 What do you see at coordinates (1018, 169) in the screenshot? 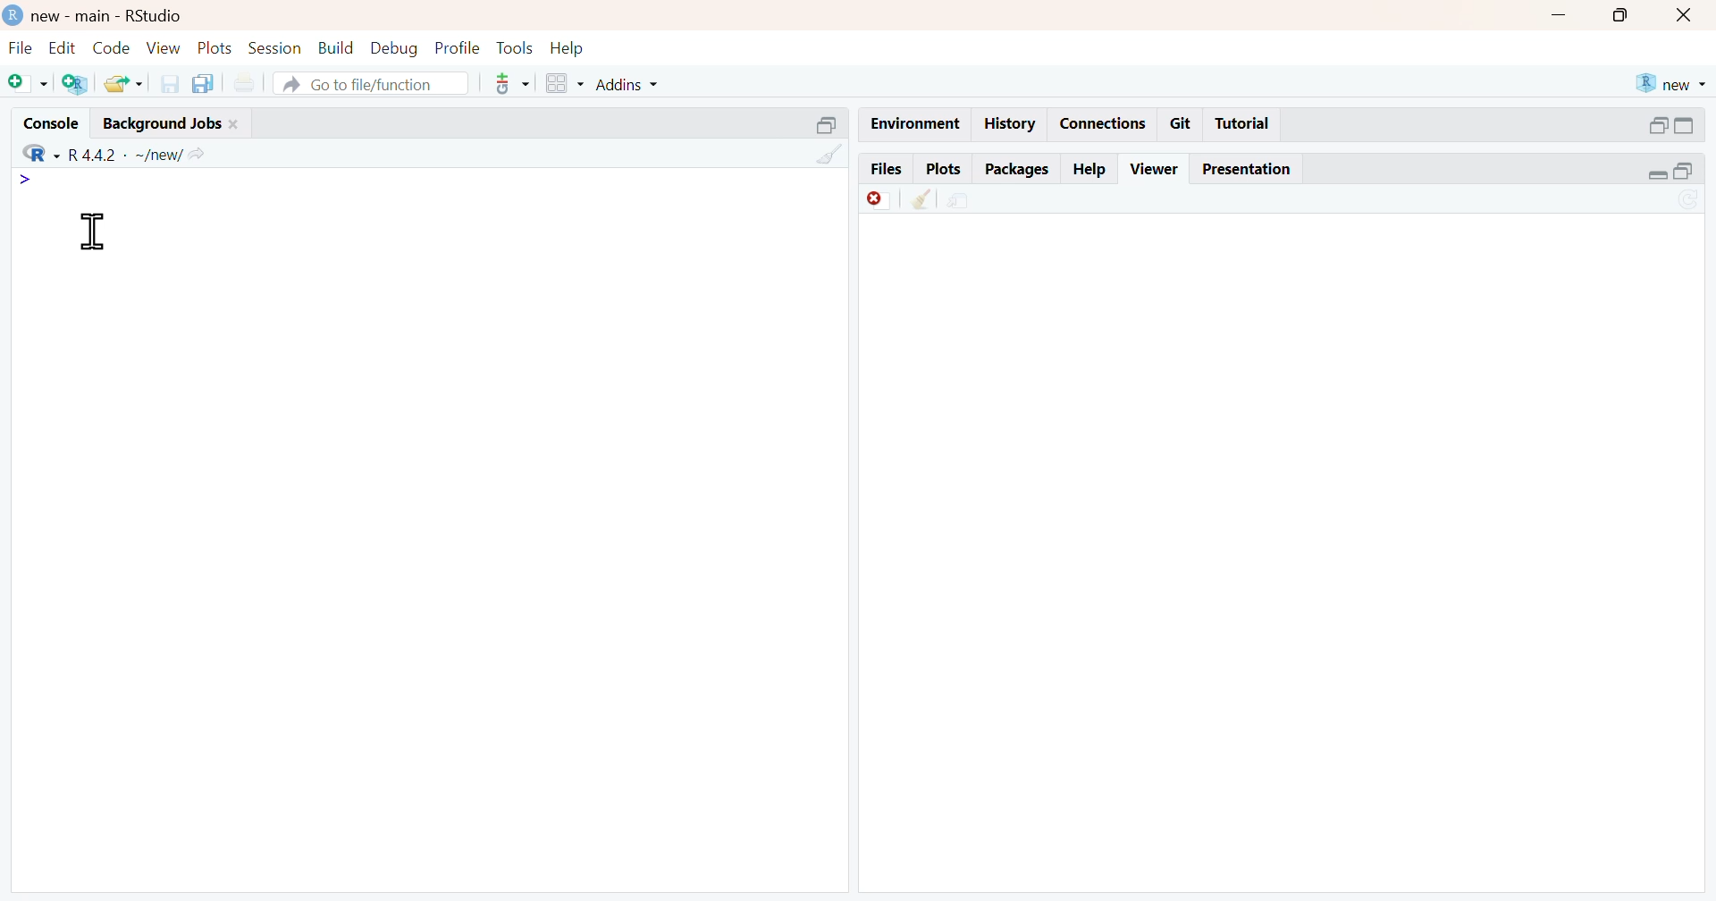
I see `packages` at bounding box center [1018, 169].